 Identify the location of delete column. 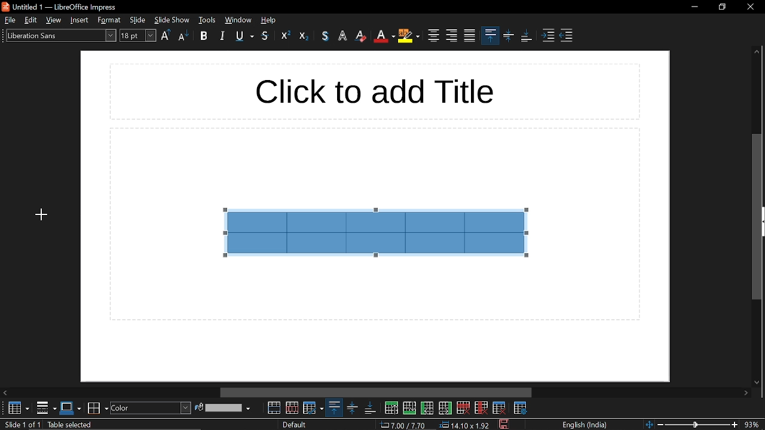
(480, 407).